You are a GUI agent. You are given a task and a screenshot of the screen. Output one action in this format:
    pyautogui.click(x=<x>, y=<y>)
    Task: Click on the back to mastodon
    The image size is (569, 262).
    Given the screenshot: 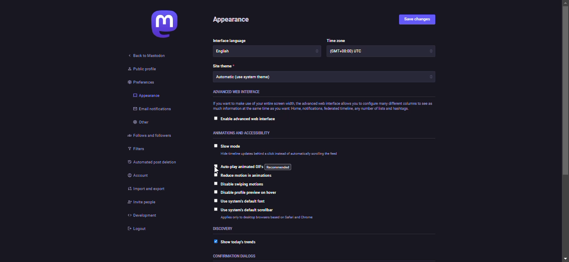 What is the action you would take?
    pyautogui.click(x=146, y=56)
    